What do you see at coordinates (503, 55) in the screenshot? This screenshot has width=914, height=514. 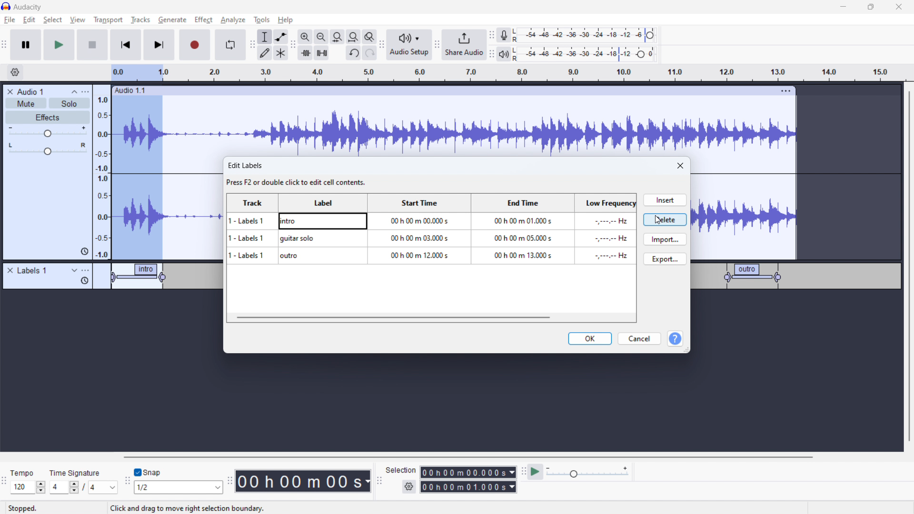 I see `playback meter` at bounding box center [503, 55].